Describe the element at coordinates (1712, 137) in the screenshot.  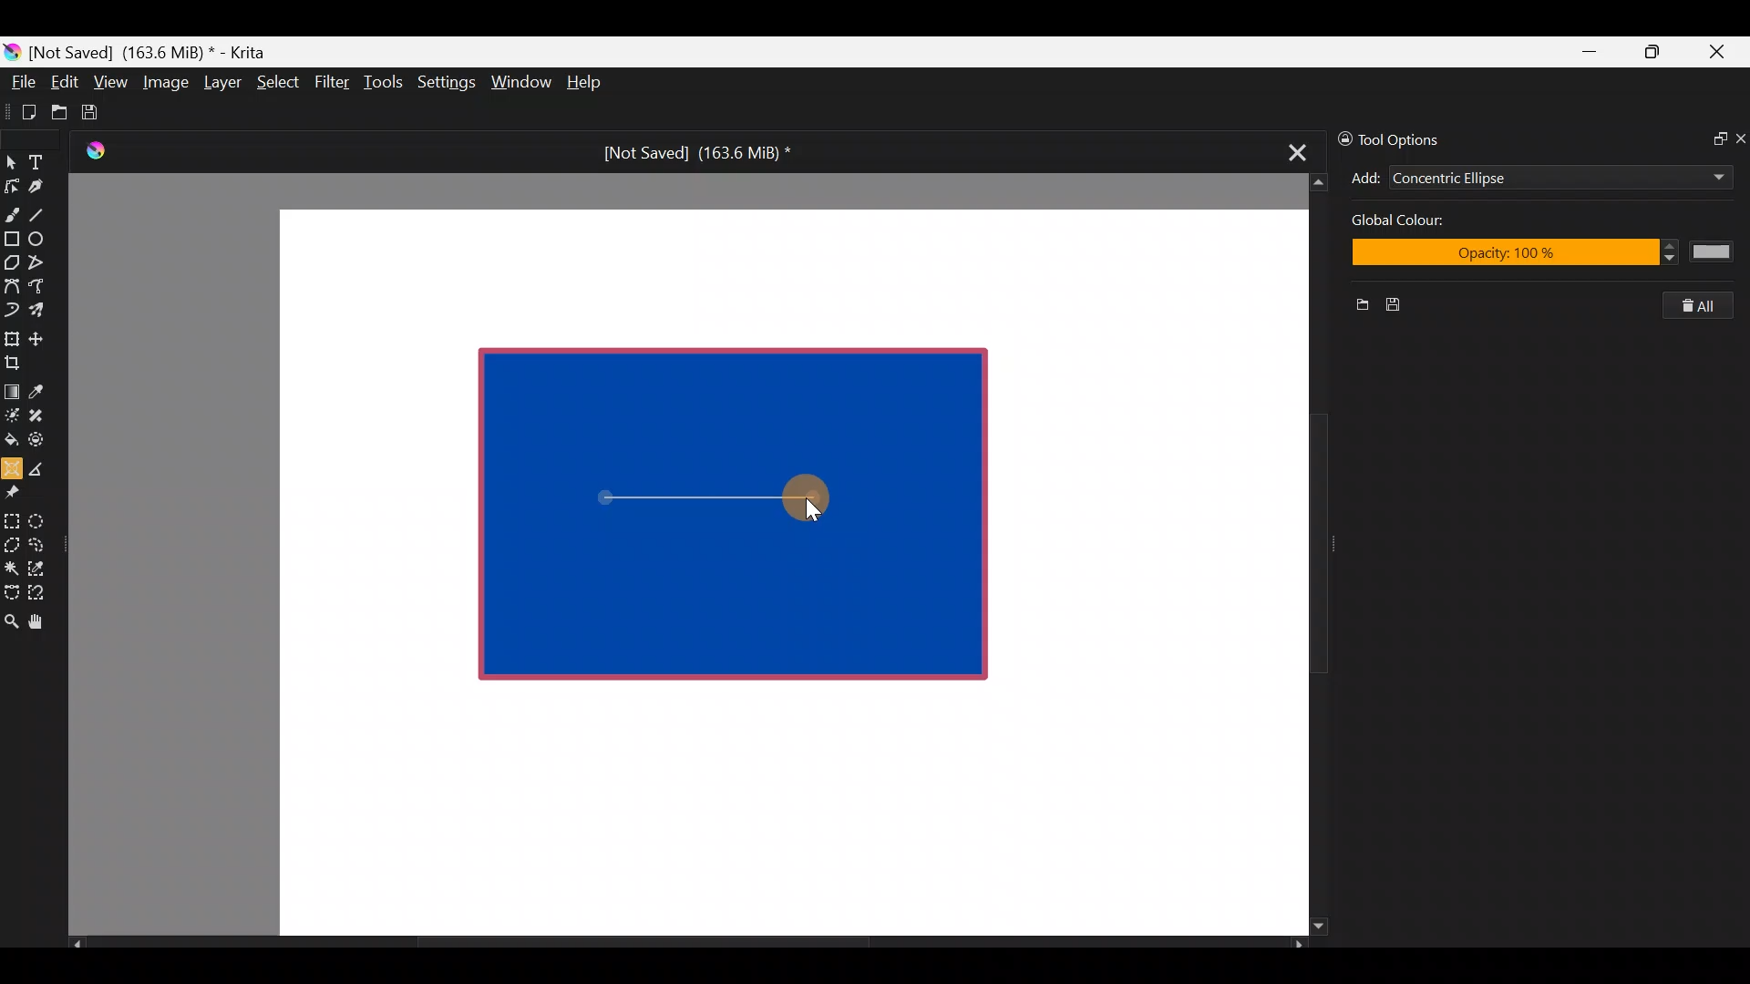
I see `Float docker` at that location.